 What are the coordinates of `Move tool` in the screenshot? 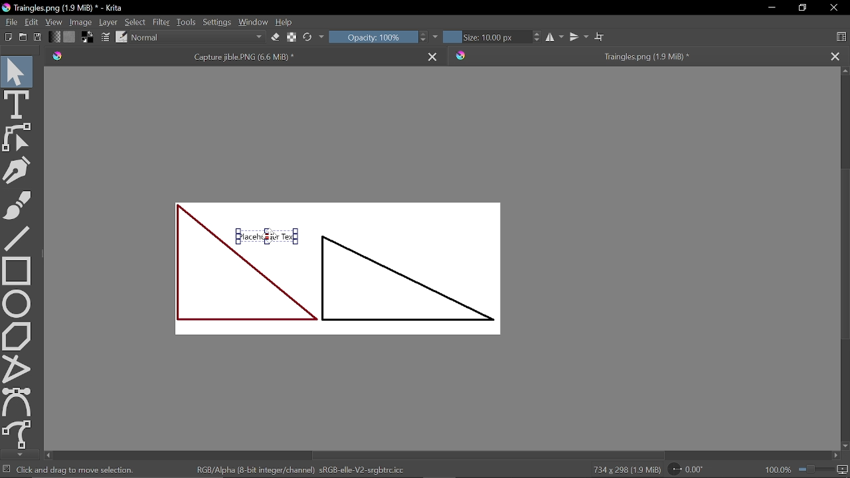 It's located at (17, 69).